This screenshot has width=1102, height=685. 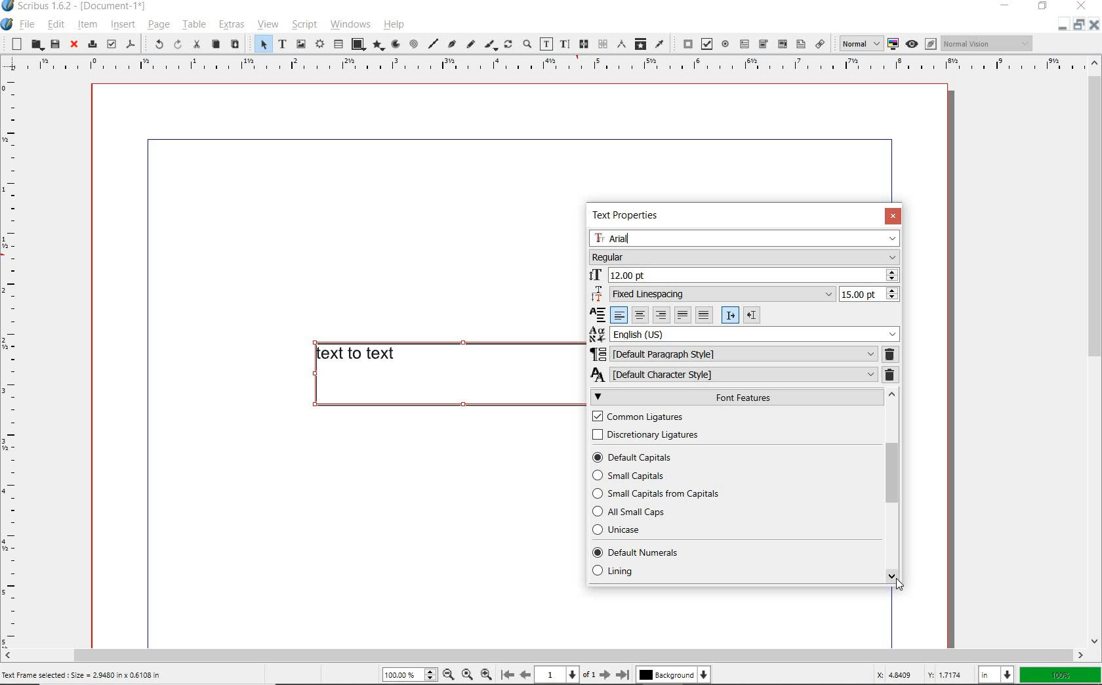 What do you see at coordinates (351, 25) in the screenshot?
I see `windows` at bounding box center [351, 25].